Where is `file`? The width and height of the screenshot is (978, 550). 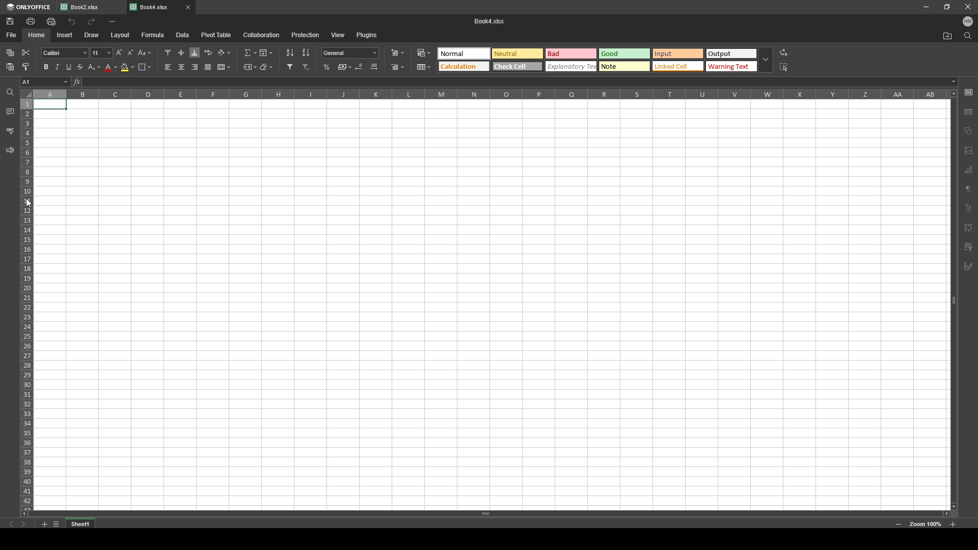 file is located at coordinates (13, 35).